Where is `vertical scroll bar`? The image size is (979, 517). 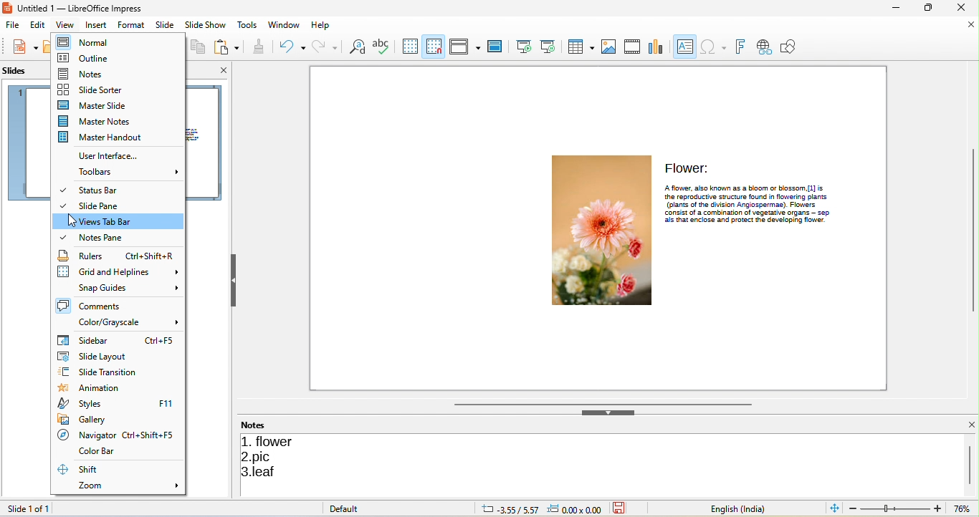
vertical scroll bar is located at coordinates (973, 229).